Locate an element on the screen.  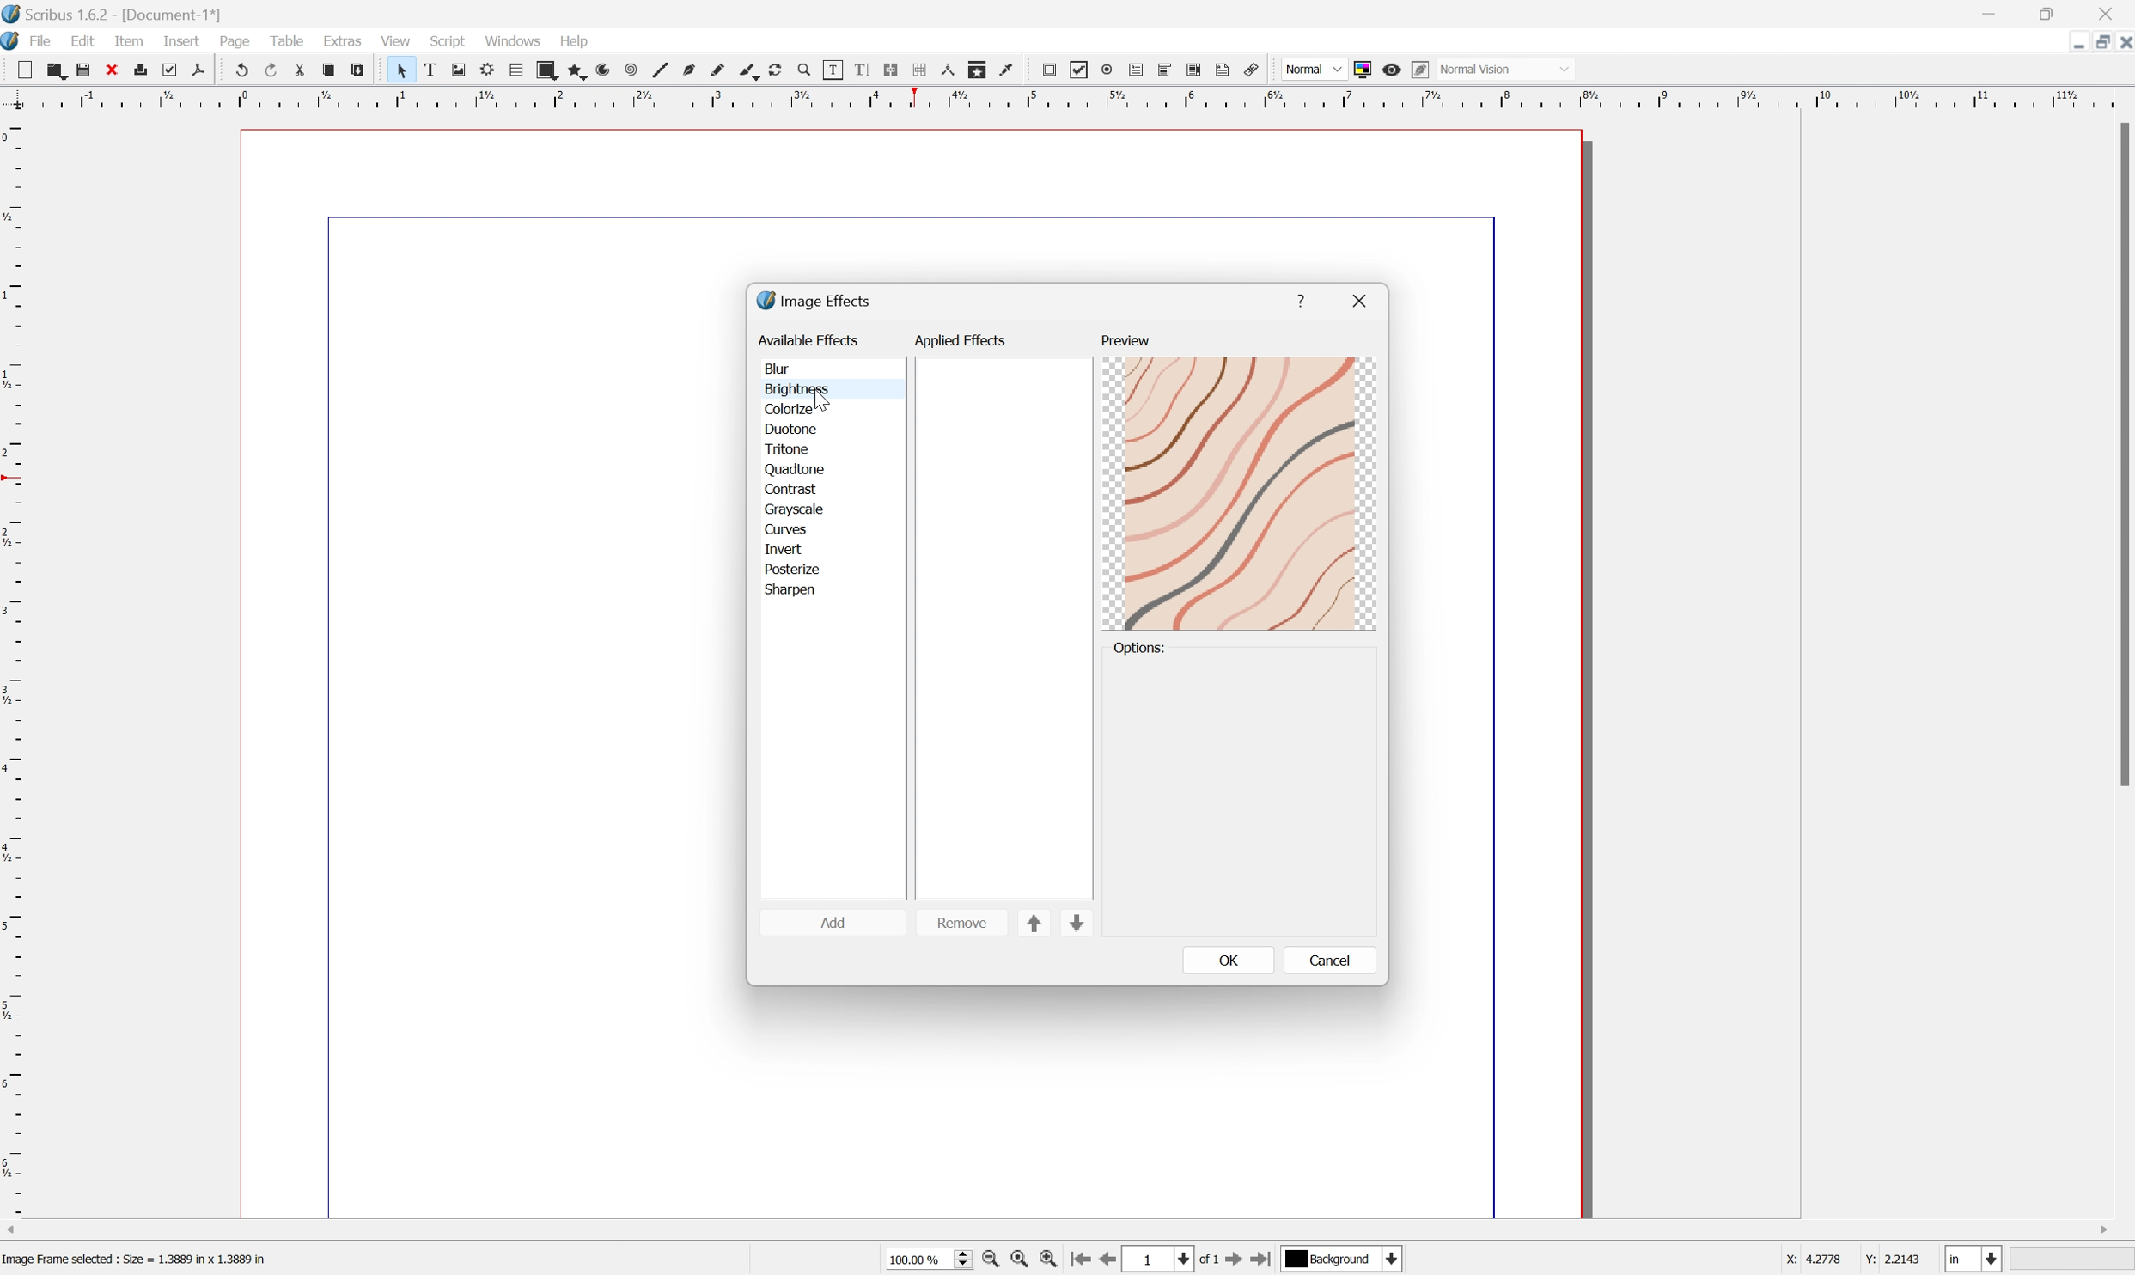
Unlink text frames is located at coordinates (922, 70).